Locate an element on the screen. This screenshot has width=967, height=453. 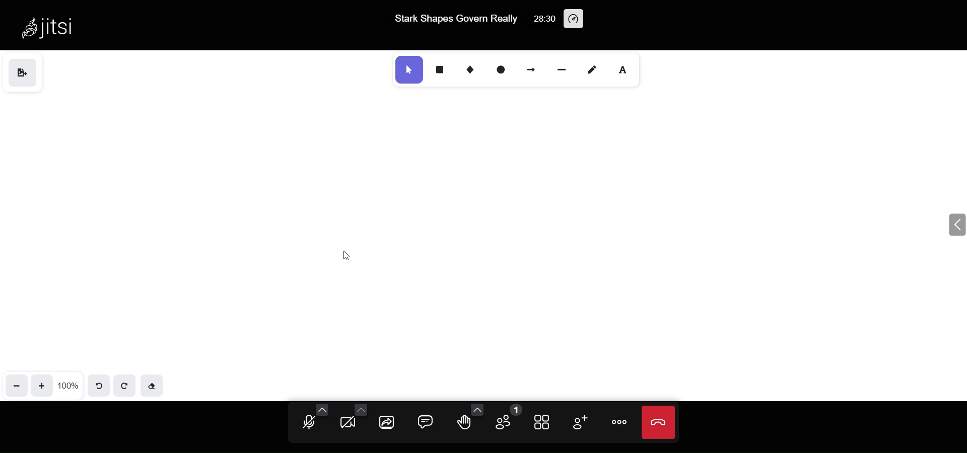
draw is located at coordinates (593, 67).